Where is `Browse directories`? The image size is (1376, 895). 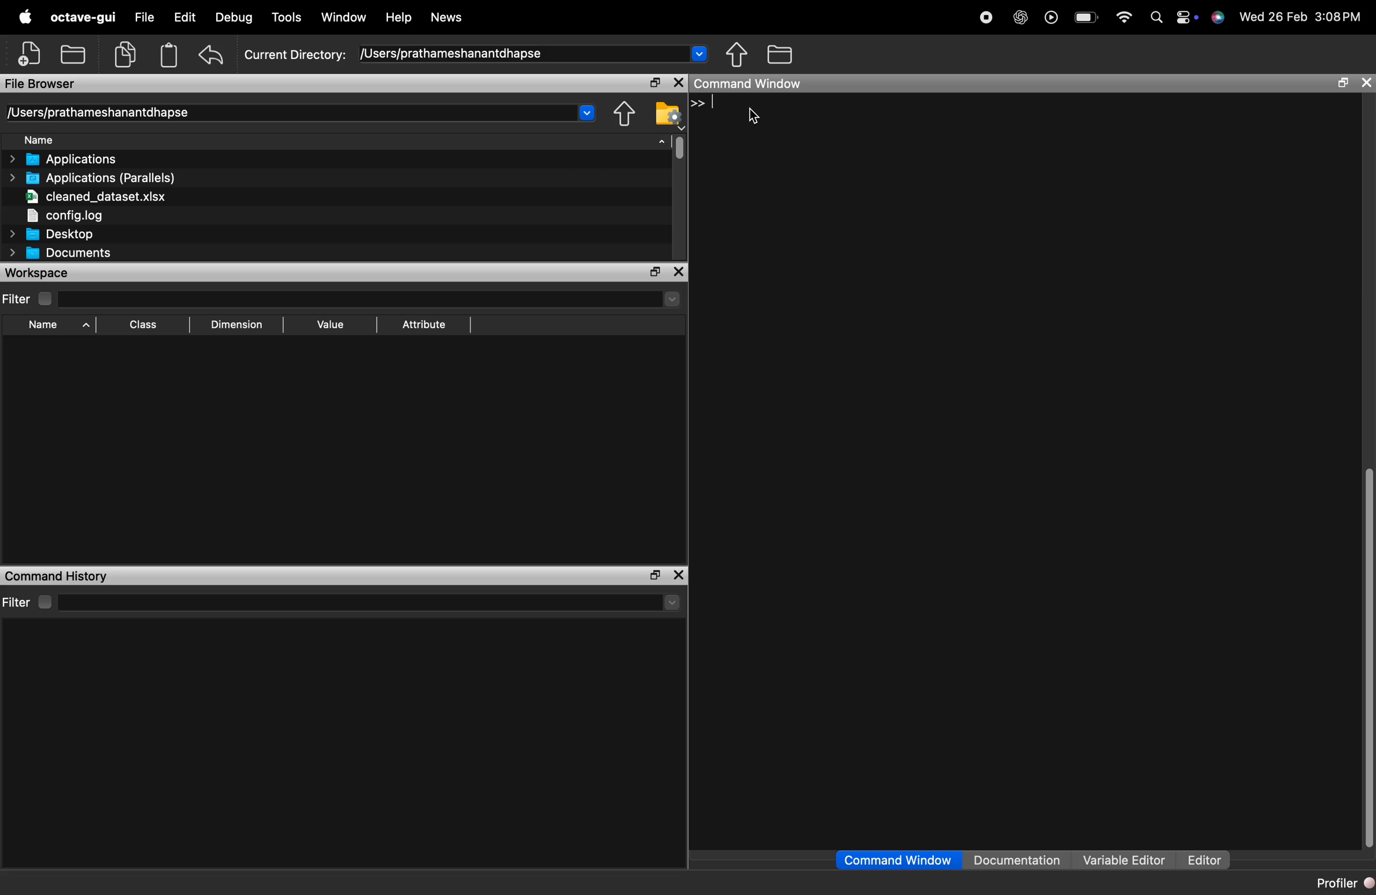
Browse directories is located at coordinates (735, 54).